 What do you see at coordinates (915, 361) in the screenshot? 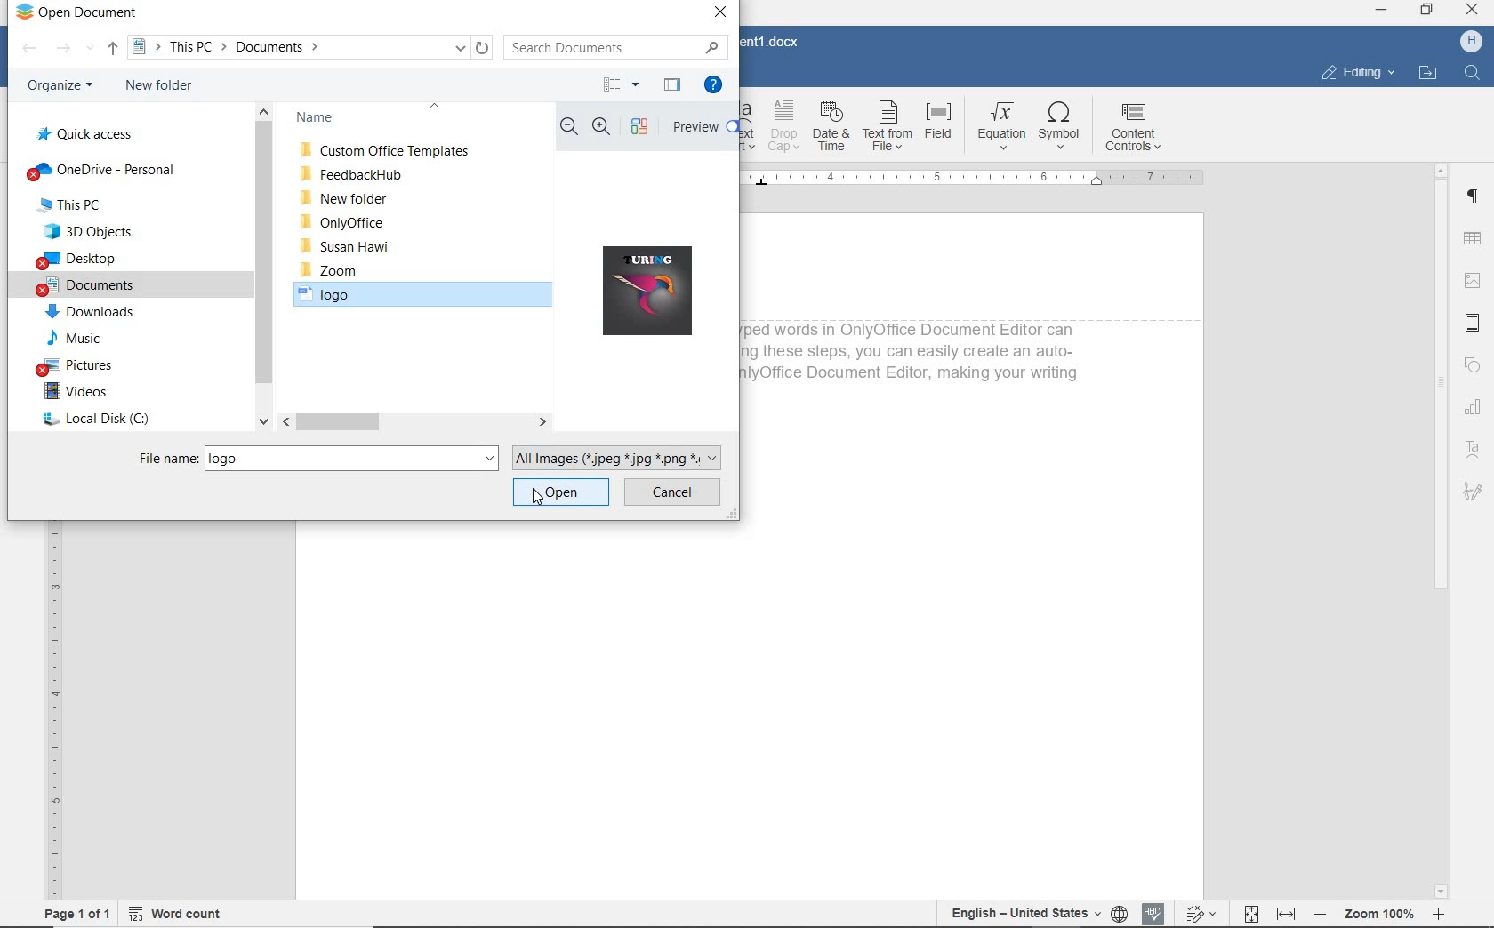
I see `, reating an auto-correct rule for commonly mistyped words in OnlyOffice Document Editor can
help streamline your writing process. By following these steps, you can easily create an auto-

correct rule for commonly mistyped words in OnlyOffice Document Editor, making your writing
process more efficient and error-free |` at bounding box center [915, 361].